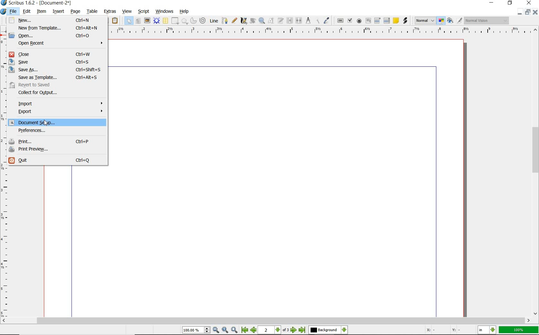 Image resolution: width=539 pixels, height=335 pixels. Describe the element at coordinates (193, 21) in the screenshot. I see `arc` at that location.